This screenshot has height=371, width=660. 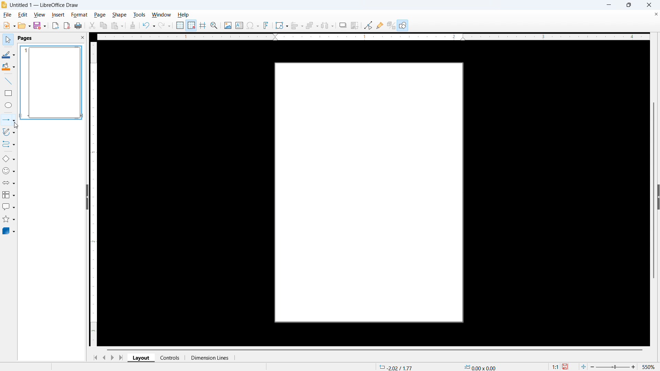 What do you see at coordinates (240, 25) in the screenshot?
I see `Insert text box ` at bounding box center [240, 25].